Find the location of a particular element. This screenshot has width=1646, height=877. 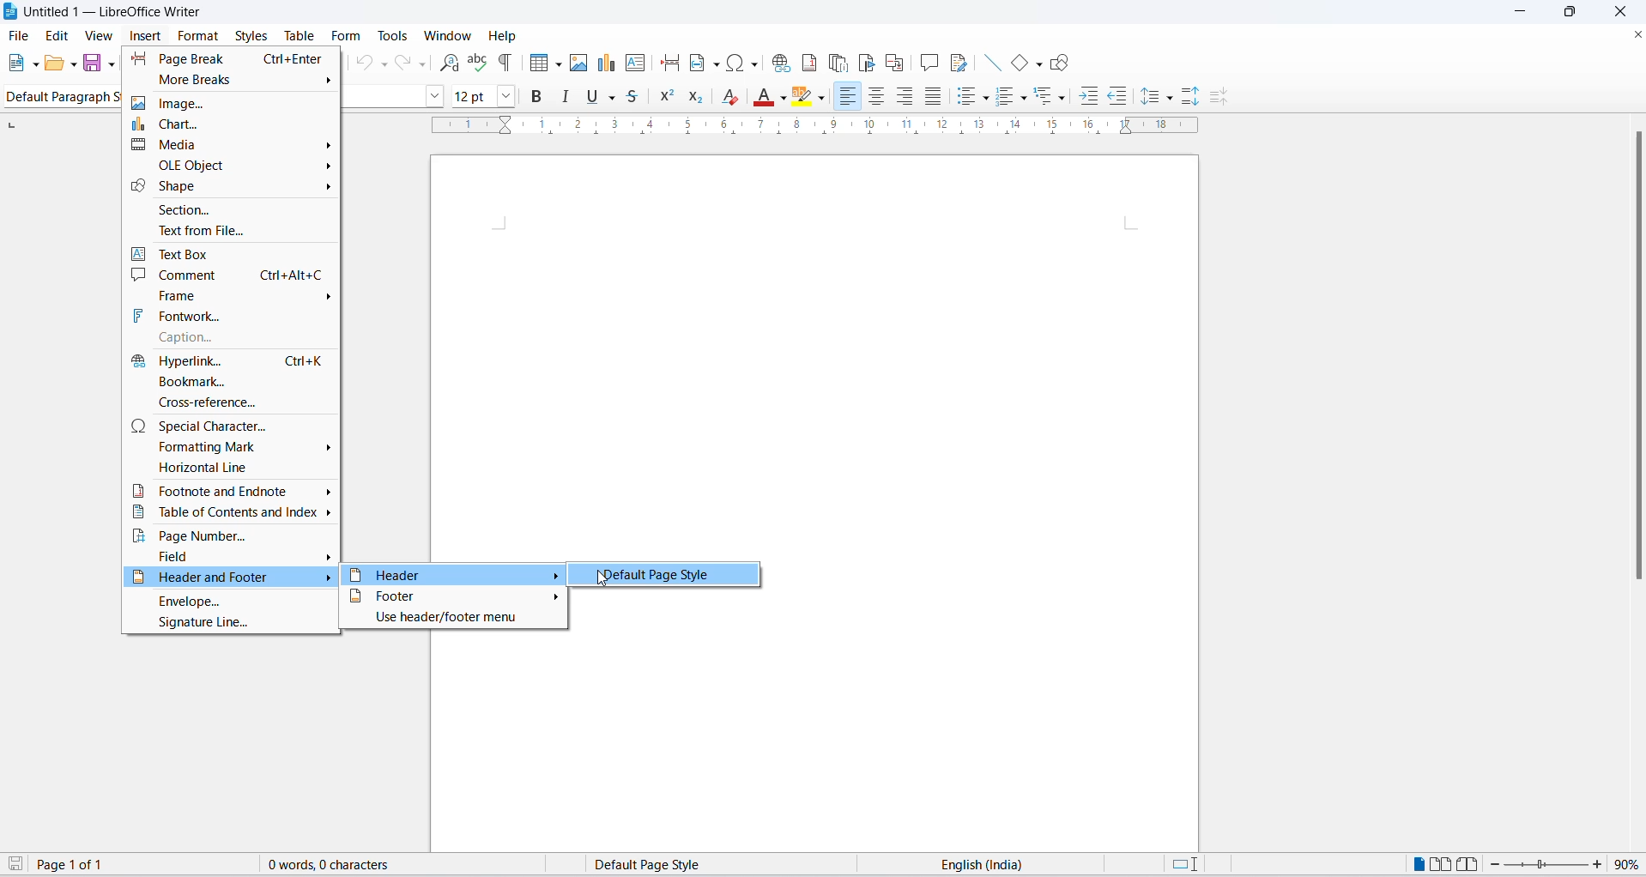

font color is located at coordinates (761, 99).